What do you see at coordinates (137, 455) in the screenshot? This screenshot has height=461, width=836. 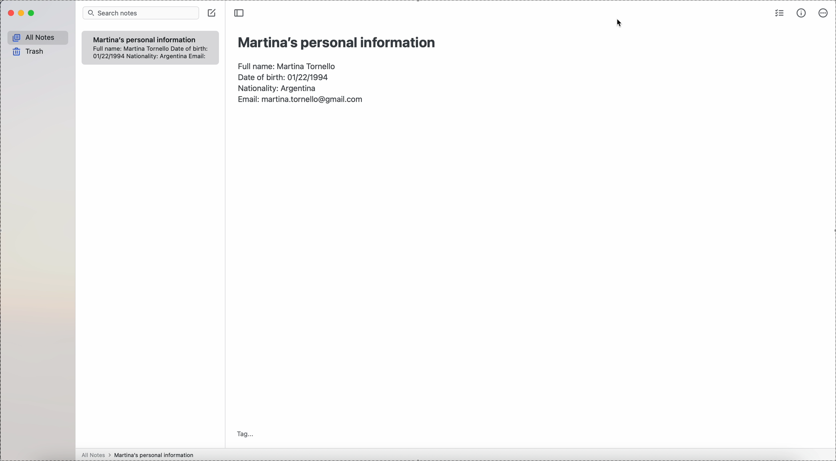 I see `all notes > Martina's personal information` at bounding box center [137, 455].